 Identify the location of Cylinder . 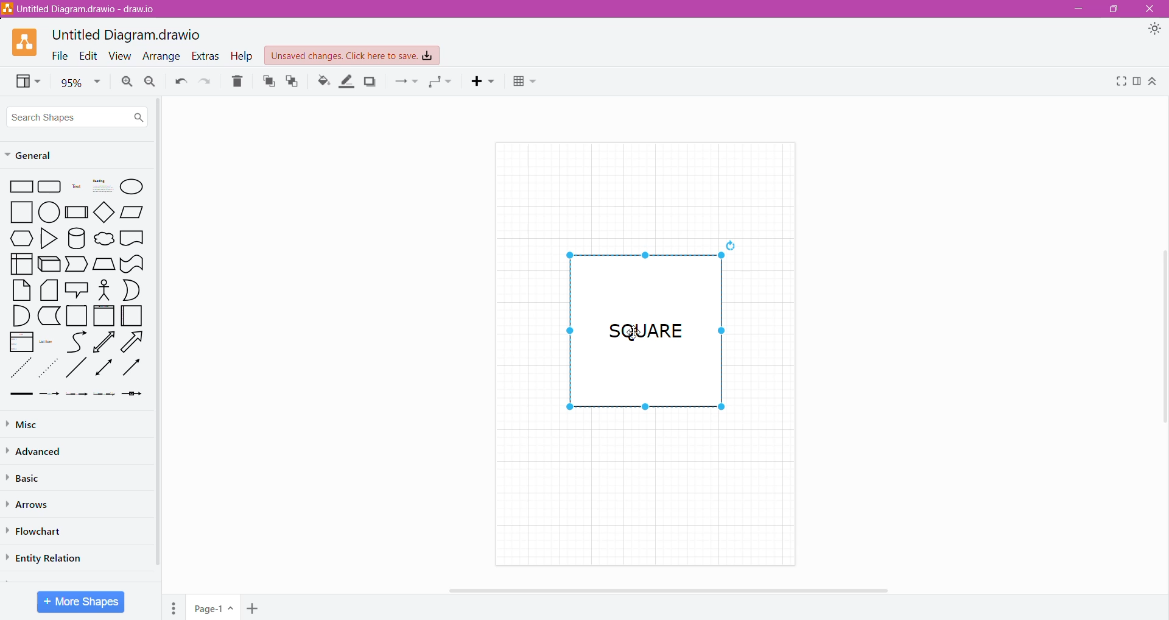
(76, 238).